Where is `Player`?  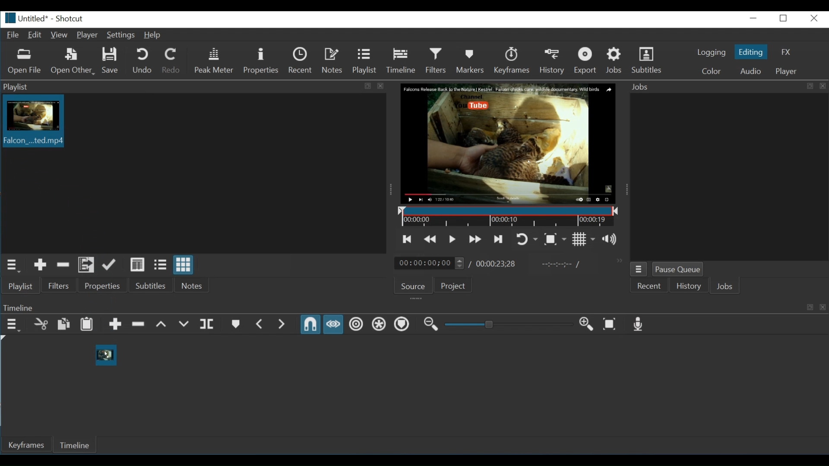
Player is located at coordinates (785, 72).